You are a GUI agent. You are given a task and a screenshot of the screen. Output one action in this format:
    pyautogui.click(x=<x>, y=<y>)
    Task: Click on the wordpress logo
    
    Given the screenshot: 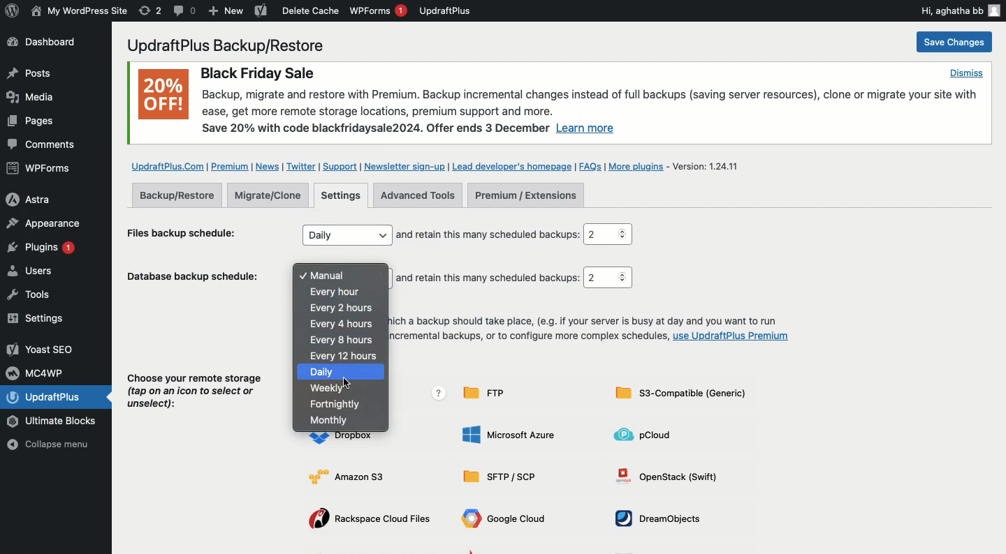 What is the action you would take?
    pyautogui.click(x=12, y=10)
    